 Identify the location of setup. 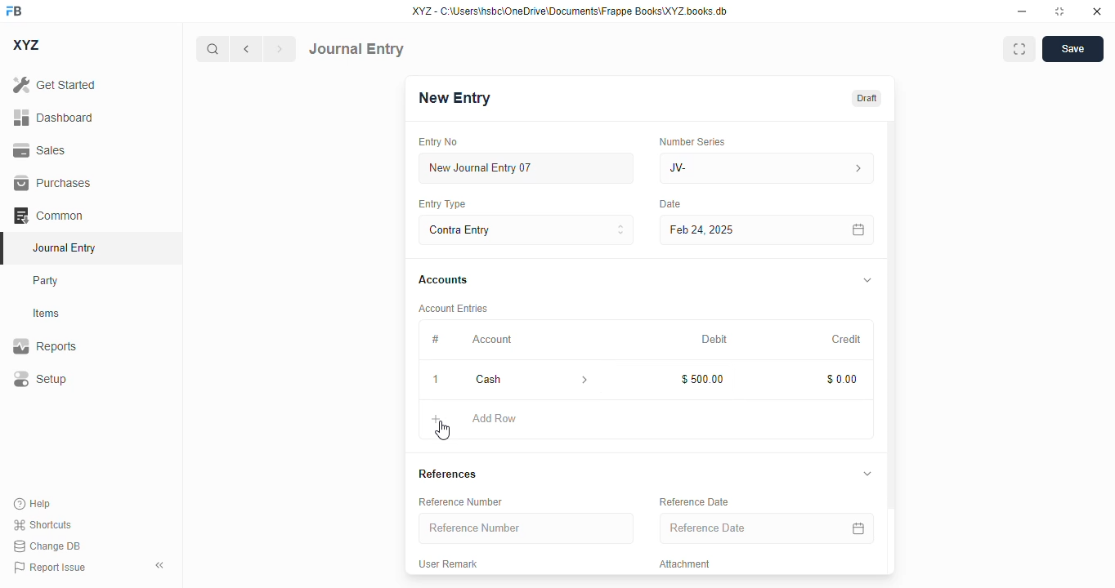
(40, 378).